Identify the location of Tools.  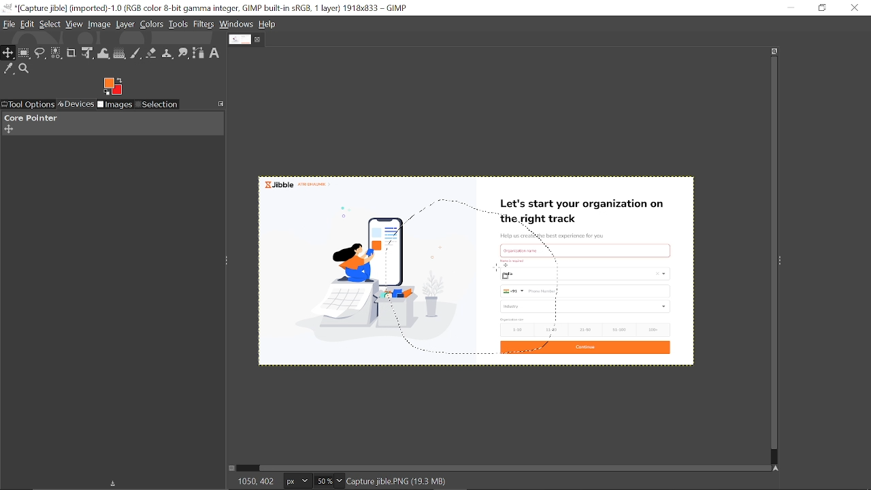
(178, 24).